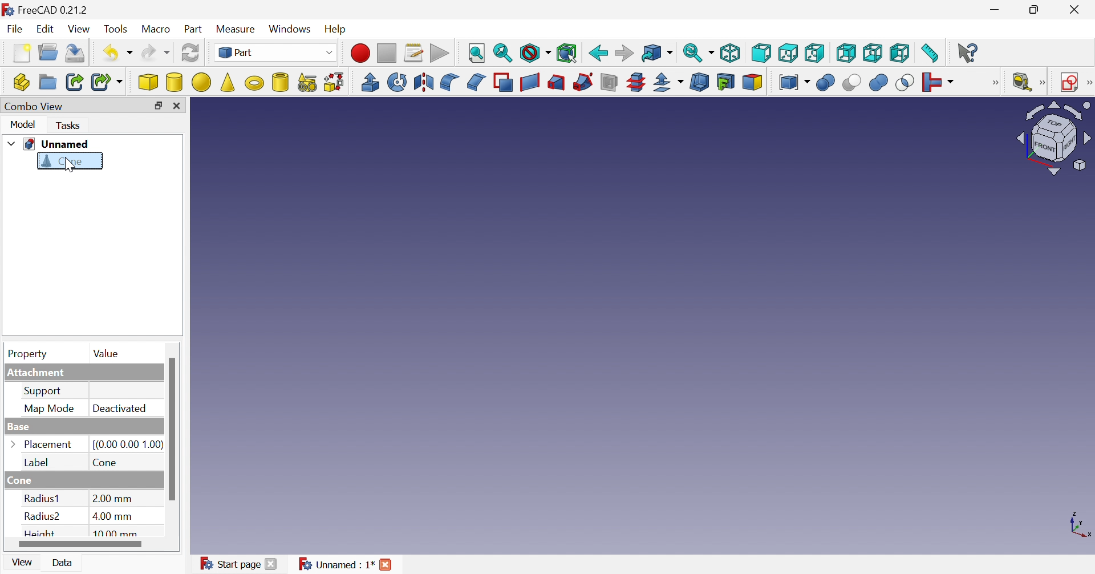 The width and height of the screenshot is (1095, 574). What do you see at coordinates (555, 82) in the screenshot?
I see `Loft` at bounding box center [555, 82].